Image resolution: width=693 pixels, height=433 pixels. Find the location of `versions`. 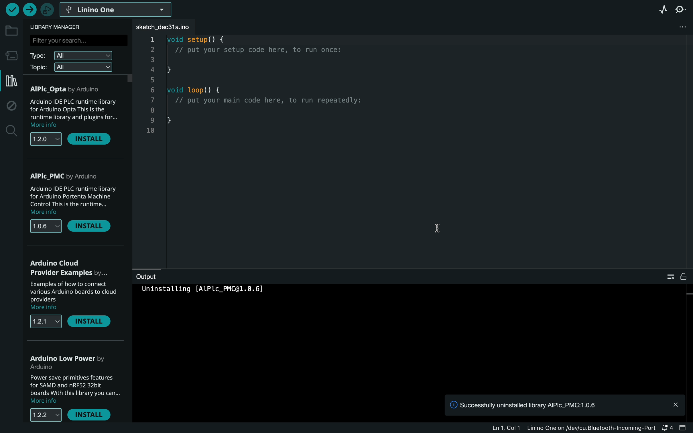

versions is located at coordinates (46, 323).